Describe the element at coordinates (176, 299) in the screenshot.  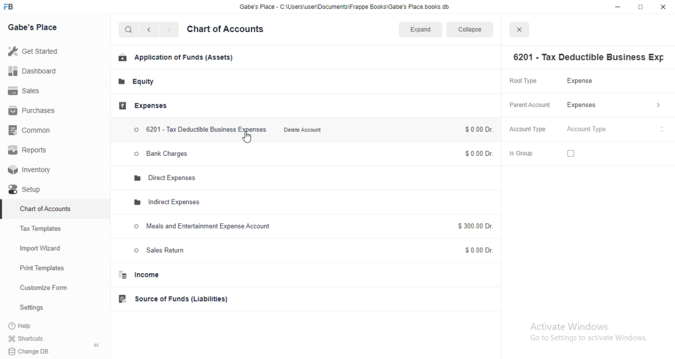
I see `Source of Funds (Liabilities)` at that location.